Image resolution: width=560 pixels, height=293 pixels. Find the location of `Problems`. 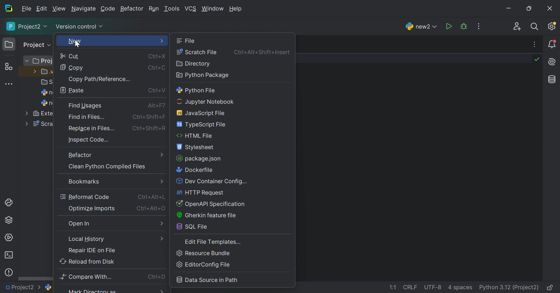

Problems is located at coordinates (10, 273).